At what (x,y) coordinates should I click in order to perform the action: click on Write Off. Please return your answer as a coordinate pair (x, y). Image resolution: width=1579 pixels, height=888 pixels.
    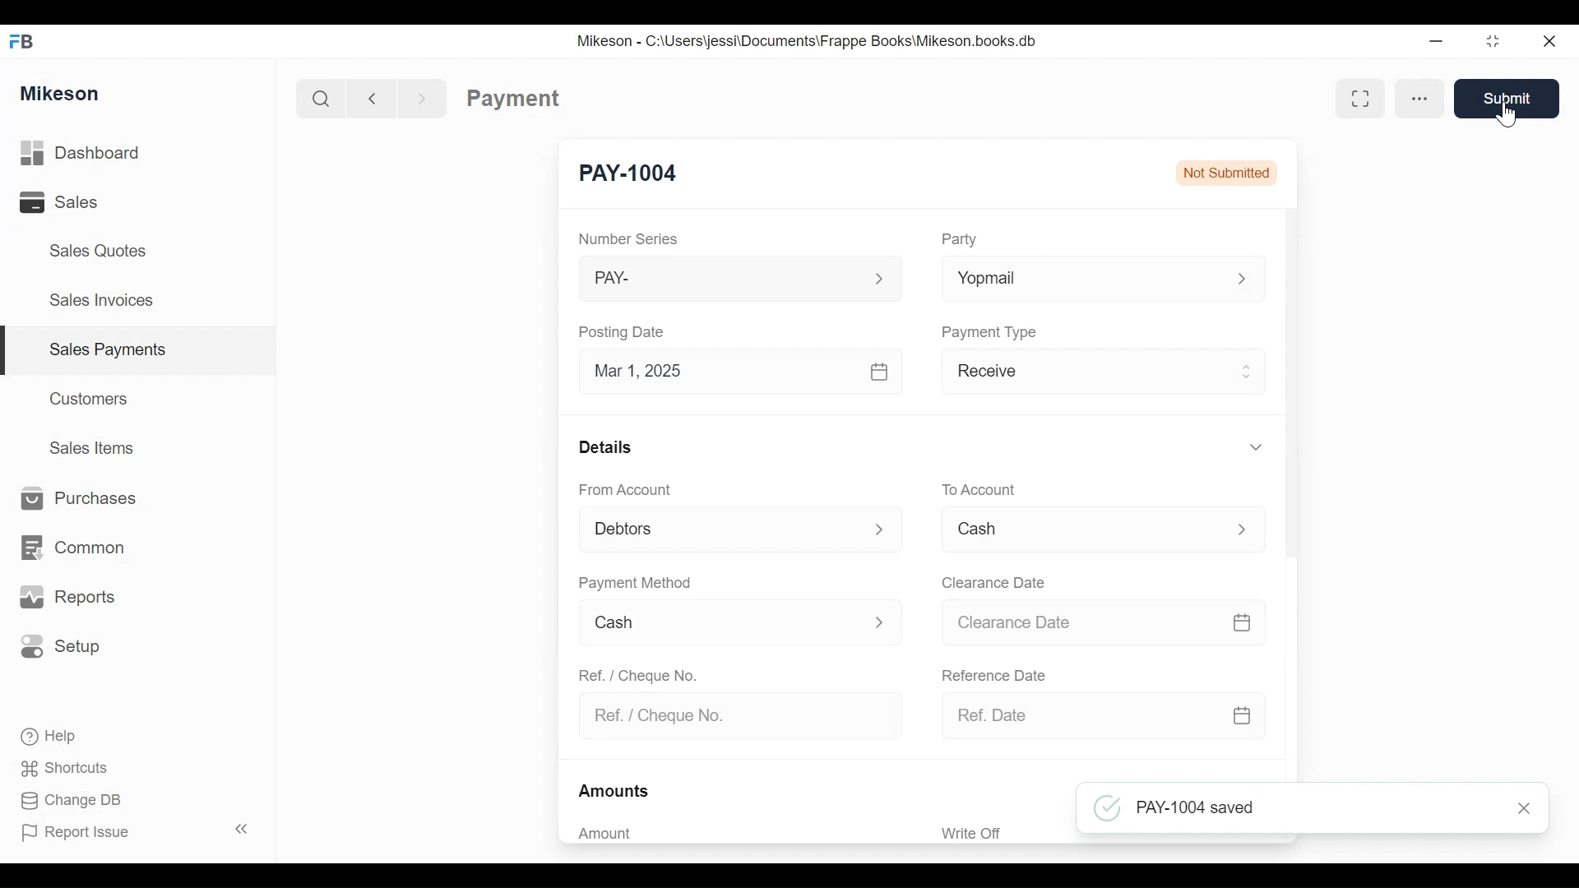
    Looking at the image, I should click on (971, 833).